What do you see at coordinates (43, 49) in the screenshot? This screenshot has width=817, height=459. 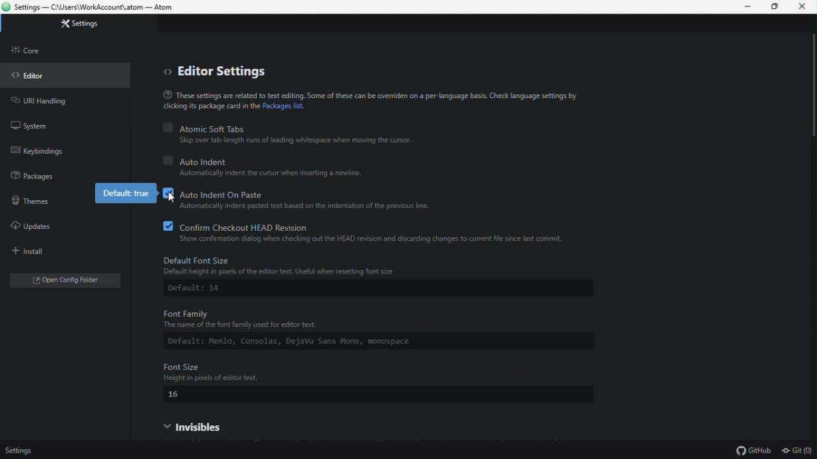 I see `Core ` at bounding box center [43, 49].